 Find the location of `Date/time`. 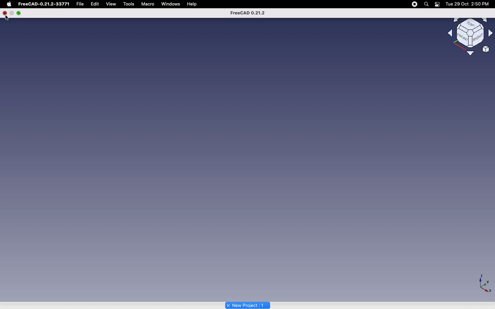

Date/time is located at coordinates (469, 4).